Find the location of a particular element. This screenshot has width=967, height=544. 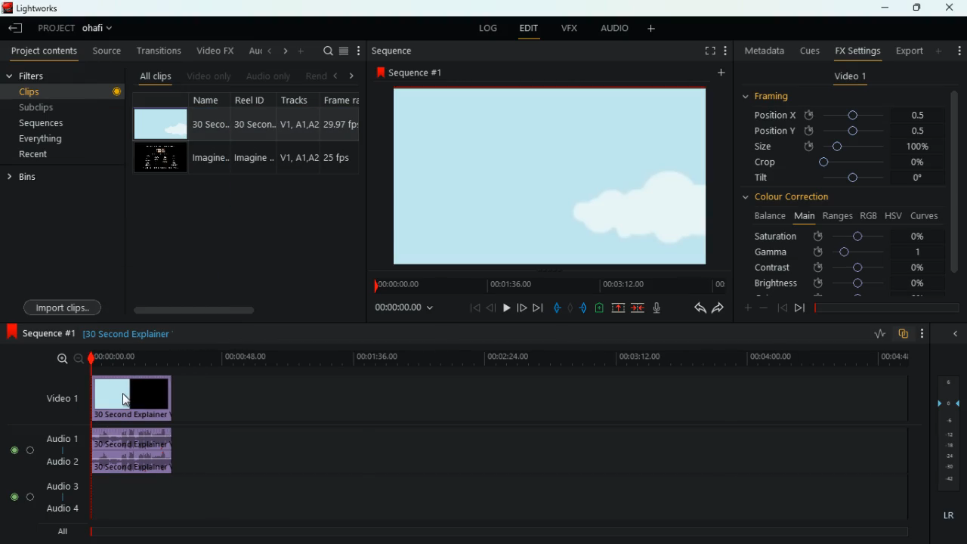

 is located at coordinates (842, 179).